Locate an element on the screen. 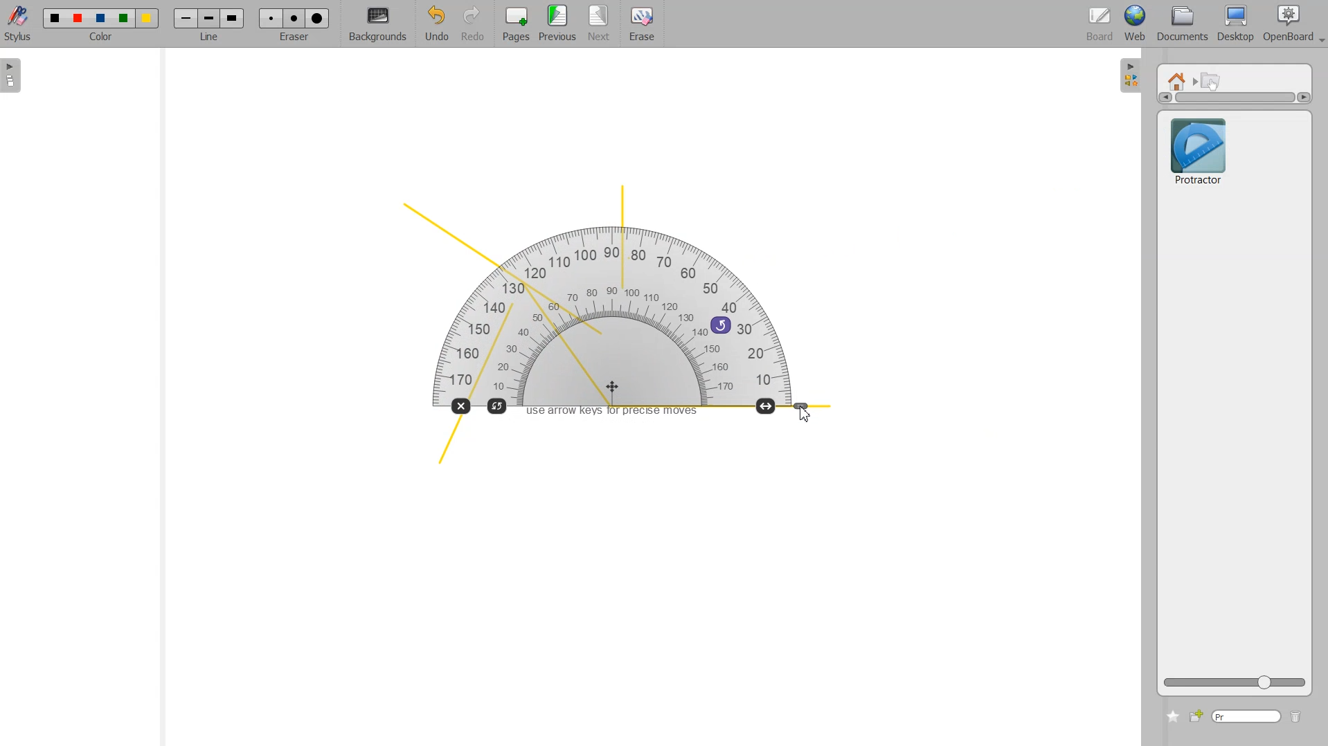 The image size is (1328, 746). Pages is located at coordinates (514, 25).